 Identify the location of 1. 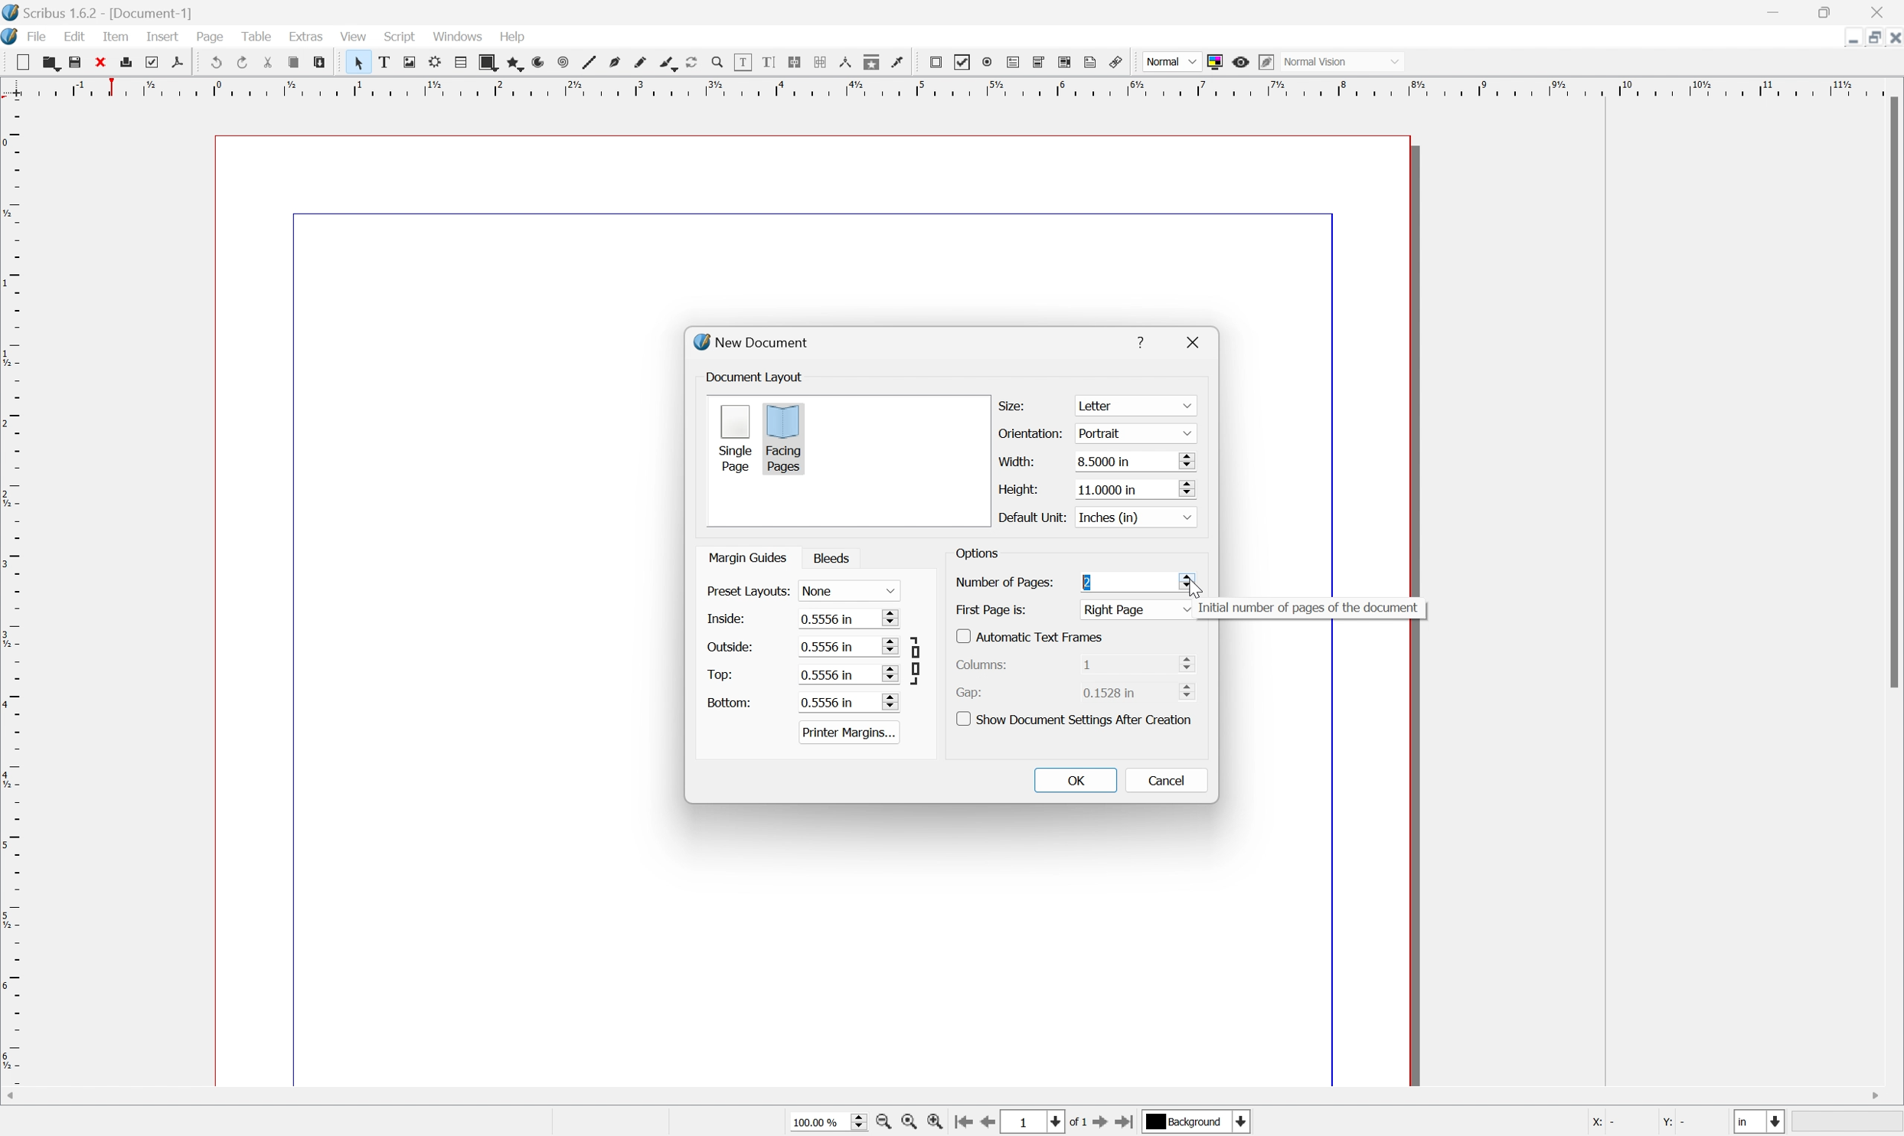
(1034, 1121).